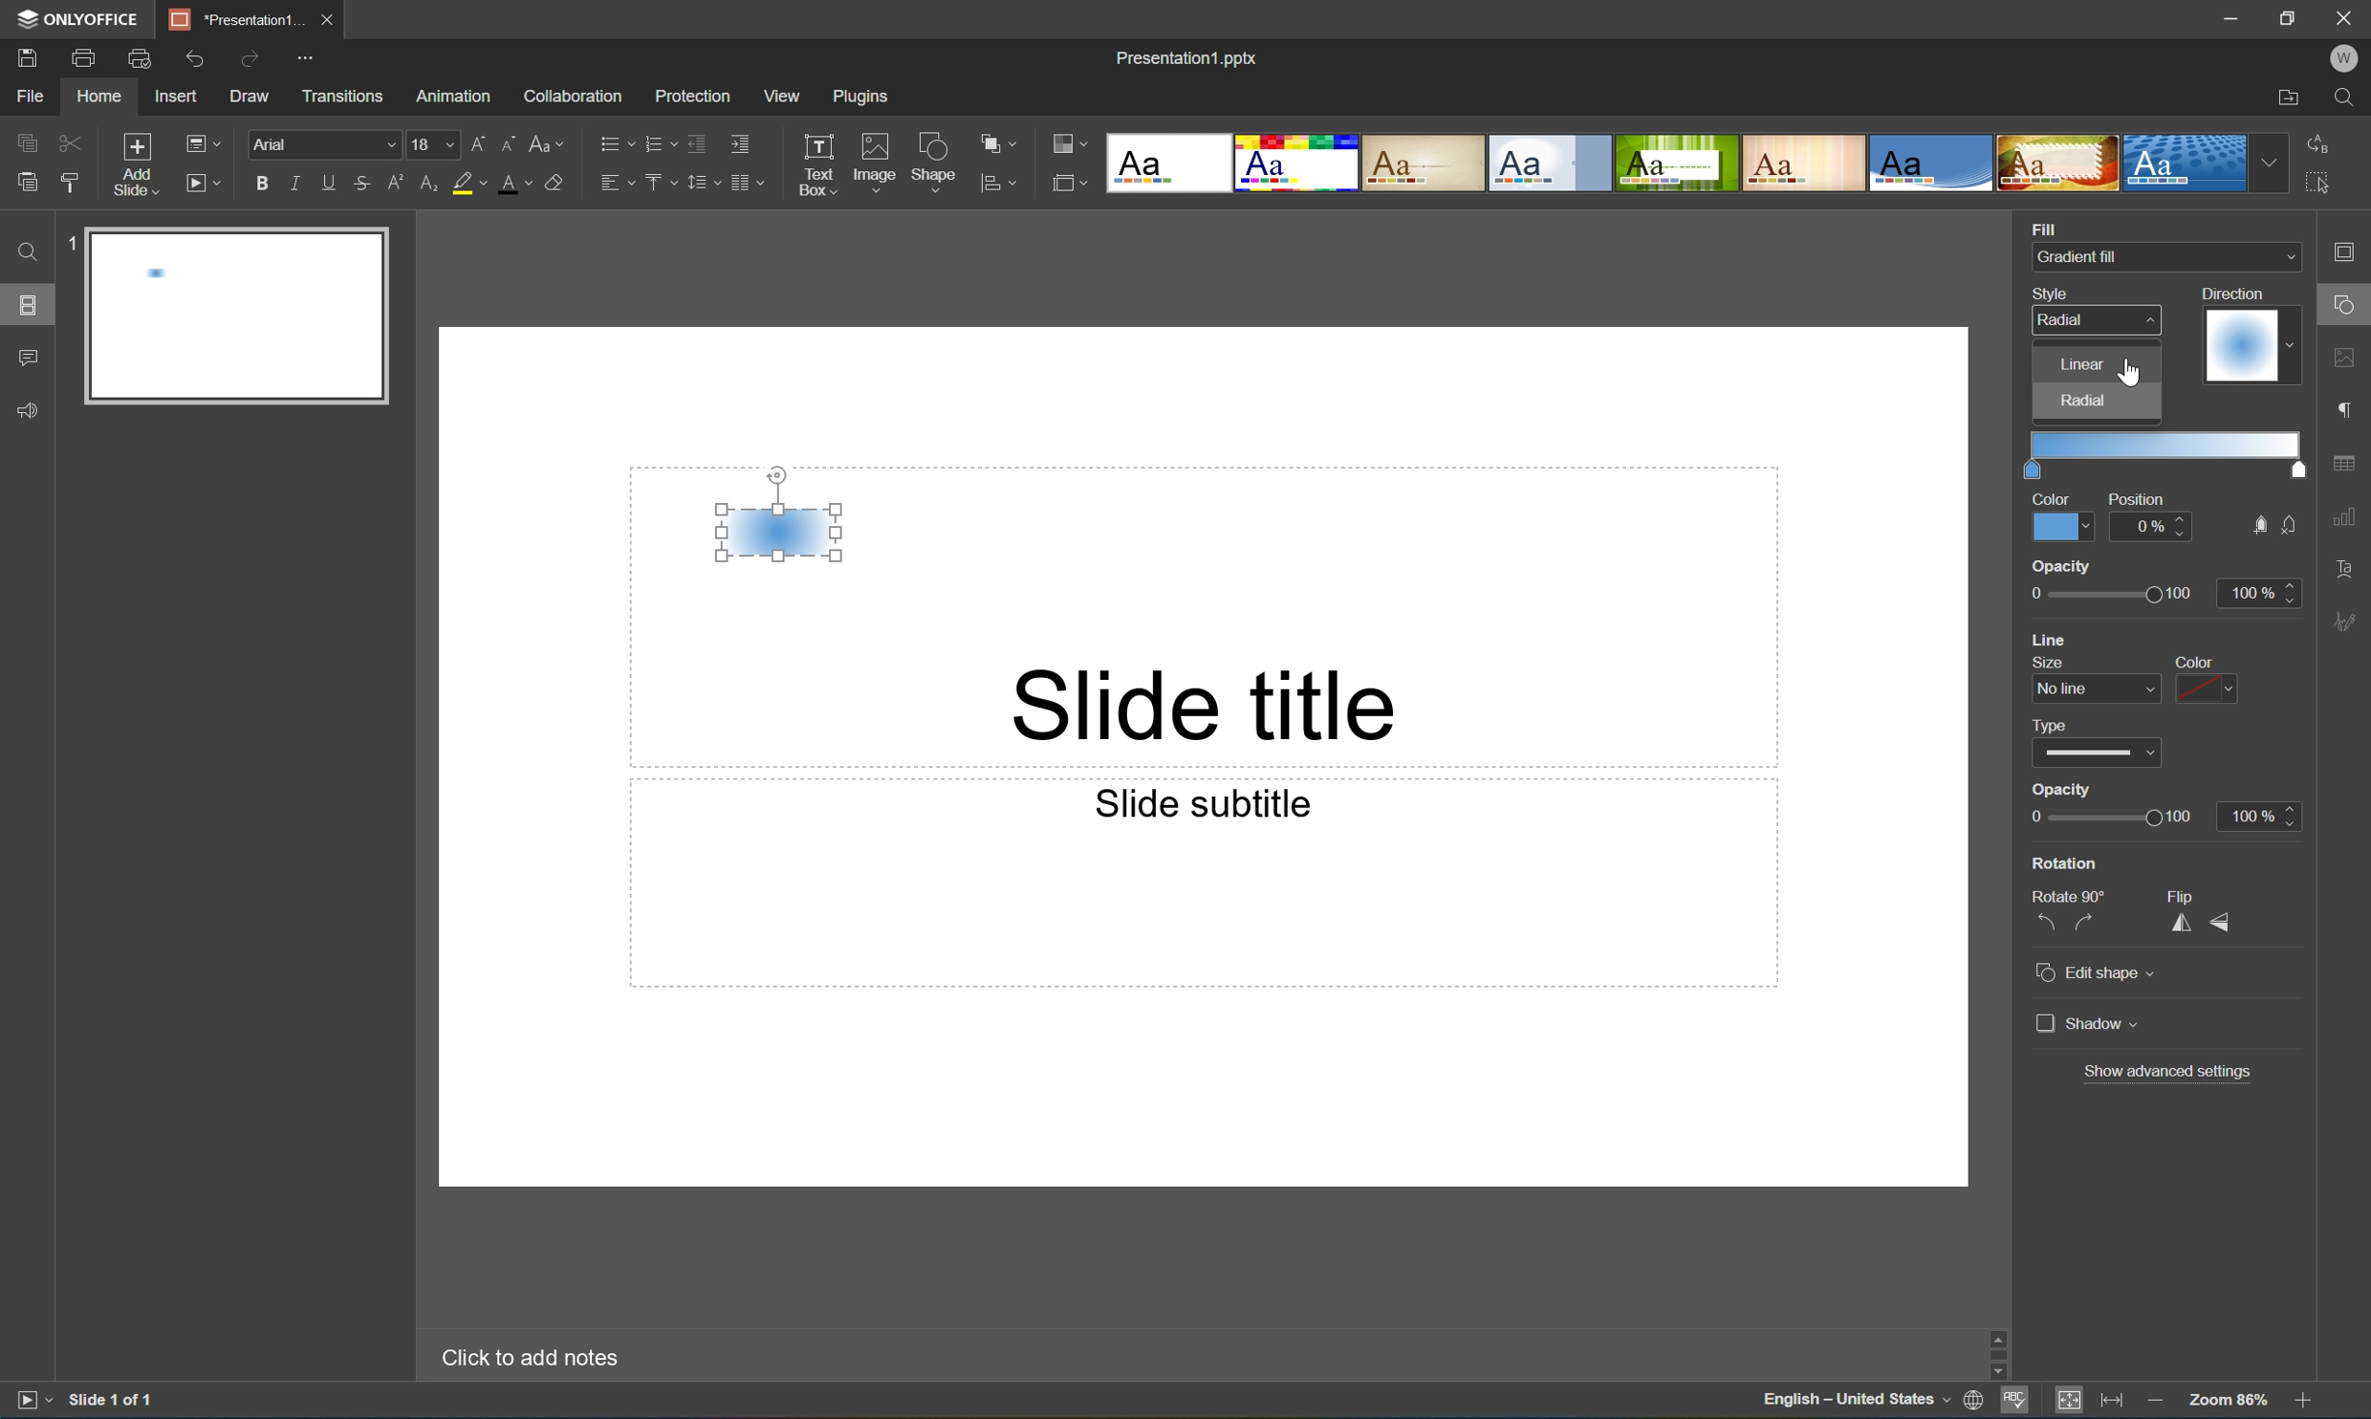 This screenshot has width=2371, height=1419. I want to click on Arrange shape, so click(1004, 144).